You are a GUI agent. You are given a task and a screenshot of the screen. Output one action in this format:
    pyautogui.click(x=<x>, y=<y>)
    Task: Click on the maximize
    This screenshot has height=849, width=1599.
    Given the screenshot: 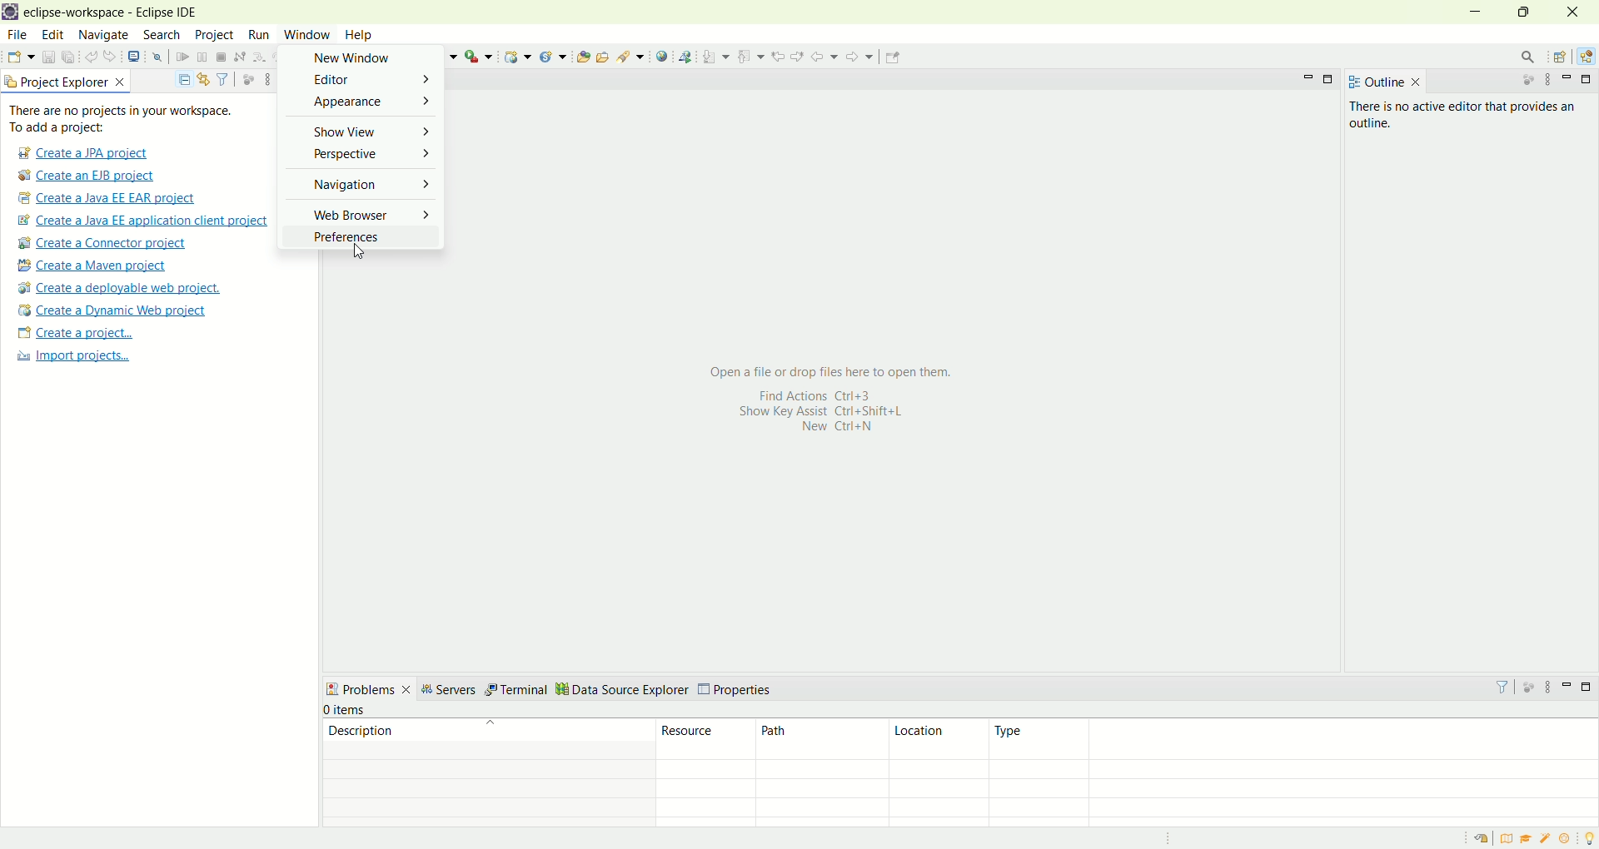 What is the action you would take?
    pyautogui.click(x=1589, y=79)
    